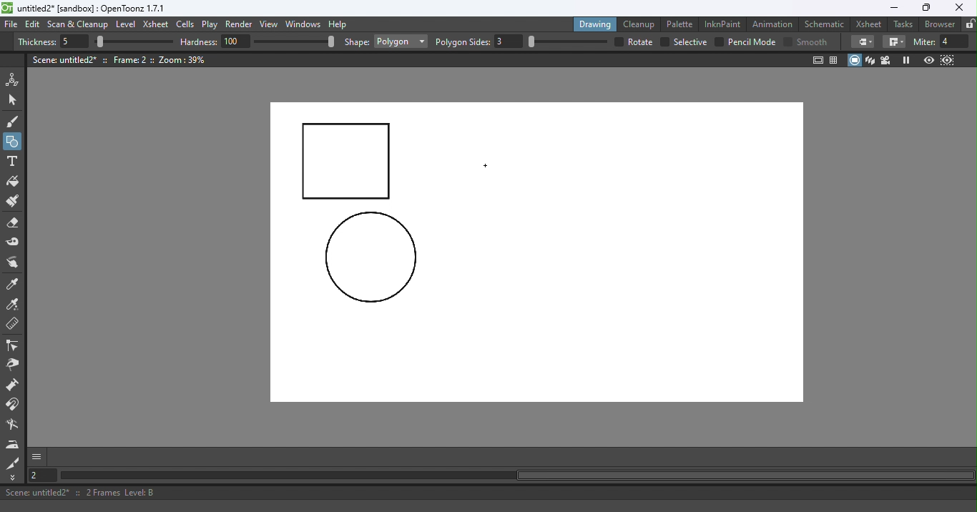 The width and height of the screenshot is (977, 512). I want to click on Rectangle drawn, so click(347, 162).